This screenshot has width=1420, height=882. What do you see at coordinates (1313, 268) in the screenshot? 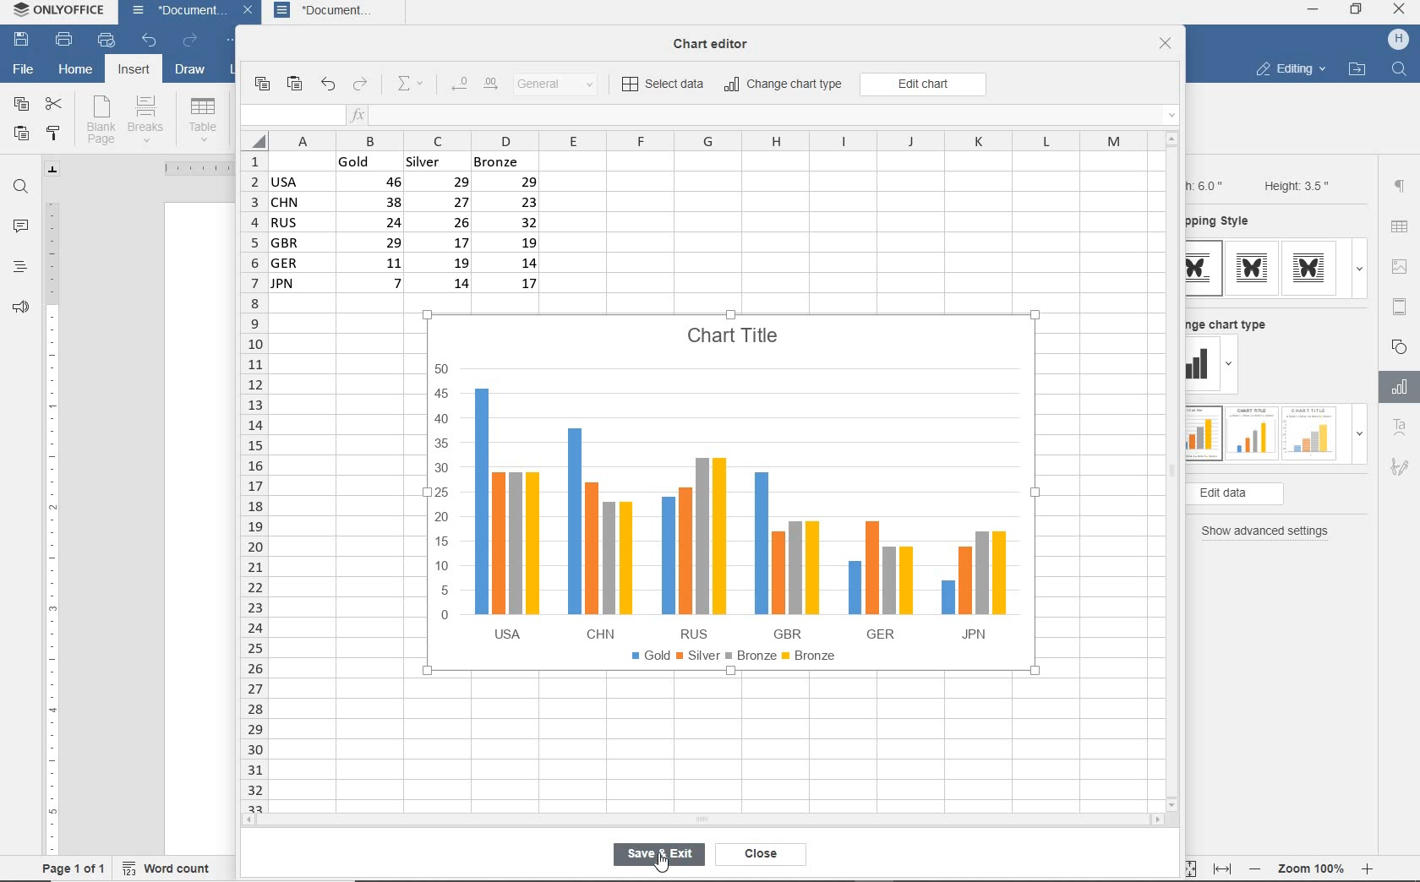
I see `type 3` at bounding box center [1313, 268].